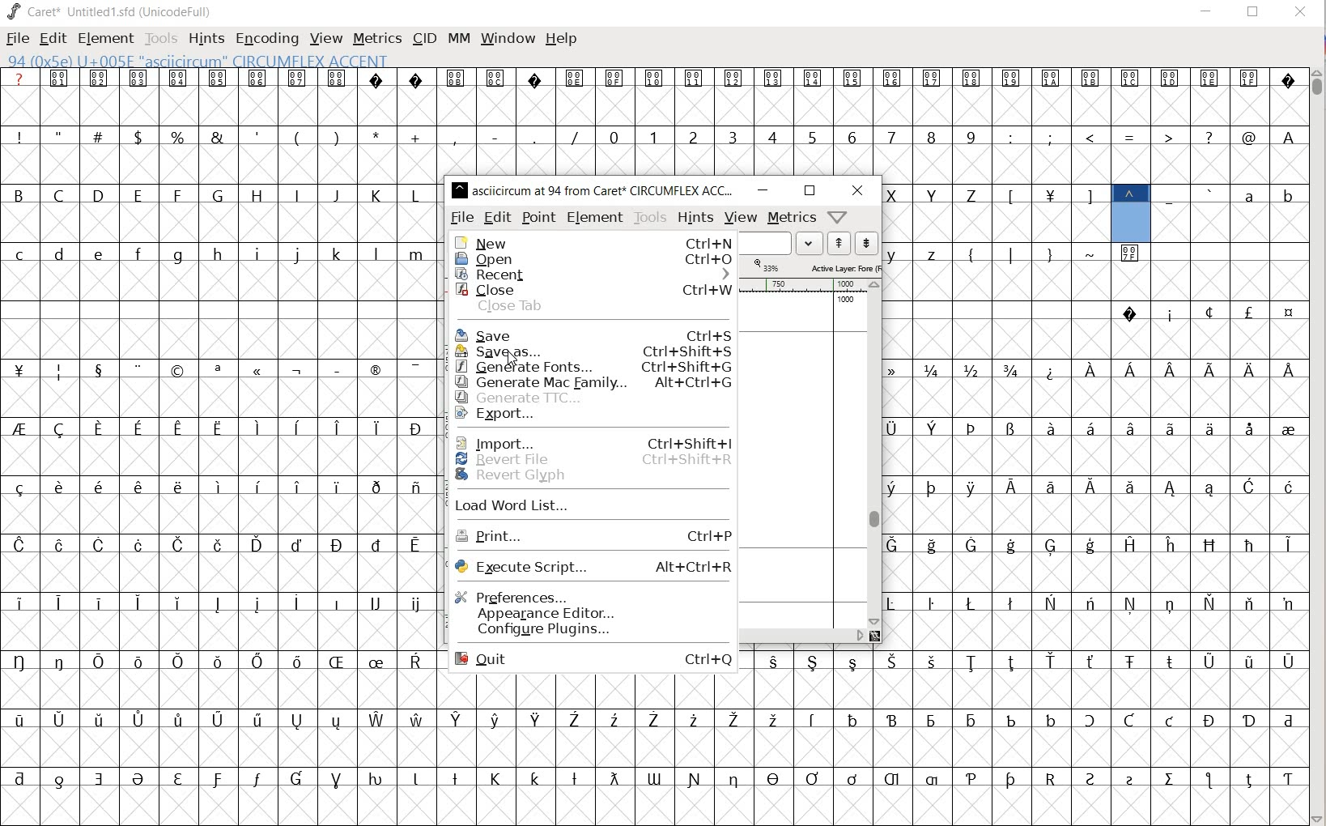 The width and height of the screenshot is (1326, 826). What do you see at coordinates (801, 285) in the screenshot?
I see `ruler` at bounding box center [801, 285].